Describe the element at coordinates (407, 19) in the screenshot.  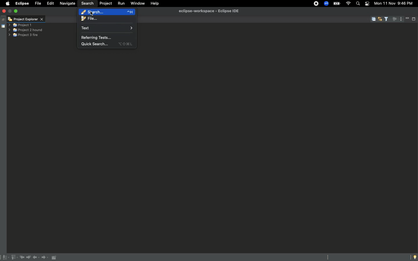
I see `Minimize ` at that location.